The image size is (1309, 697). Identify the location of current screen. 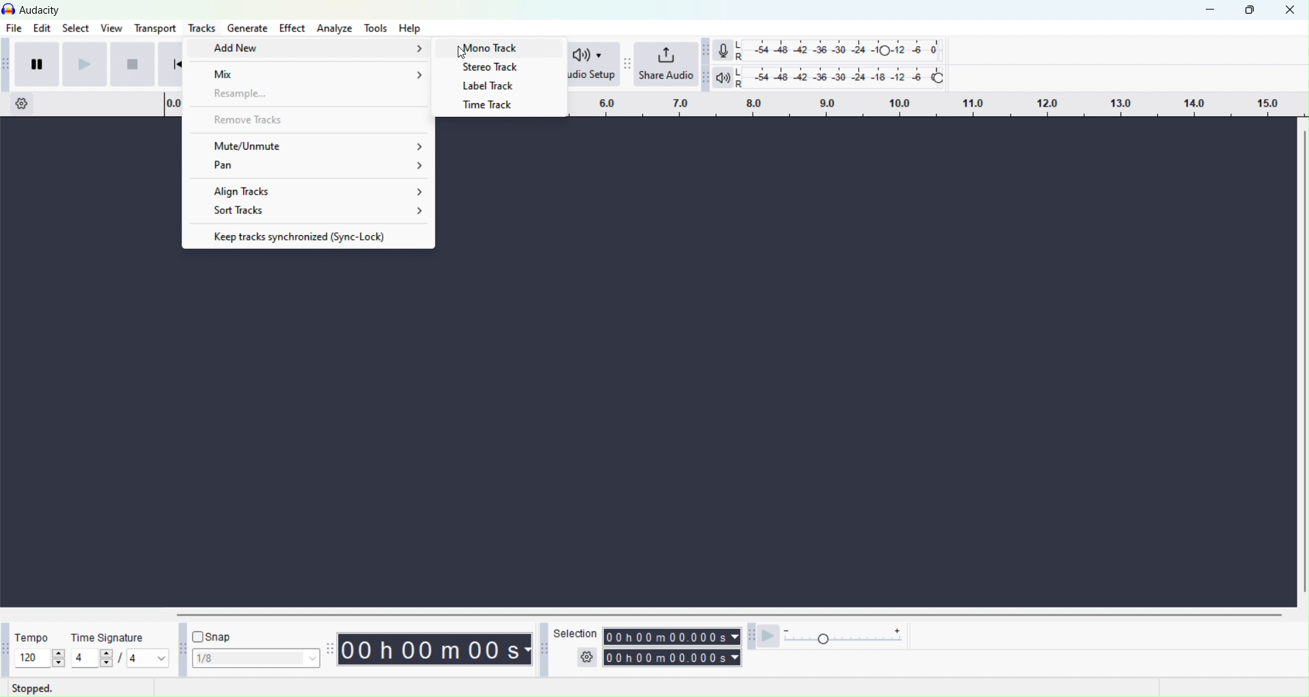
(639, 430).